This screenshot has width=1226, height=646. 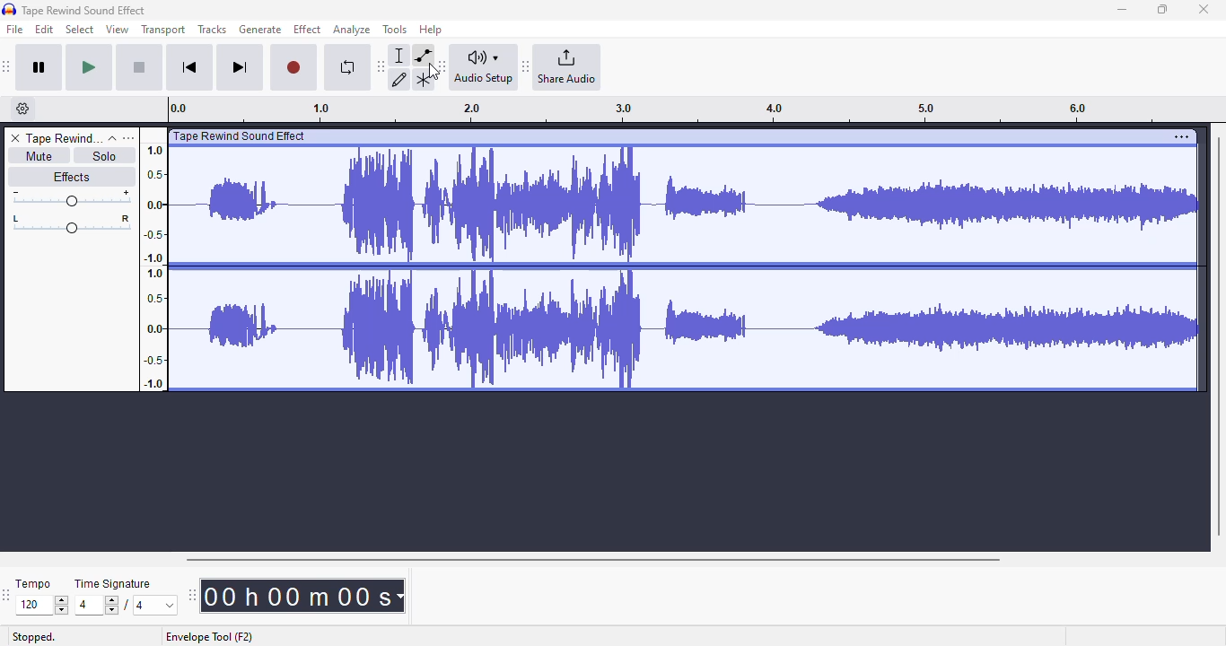 What do you see at coordinates (188, 69) in the screenshot?
I see `skip to start` at bounding box center [188, 69].